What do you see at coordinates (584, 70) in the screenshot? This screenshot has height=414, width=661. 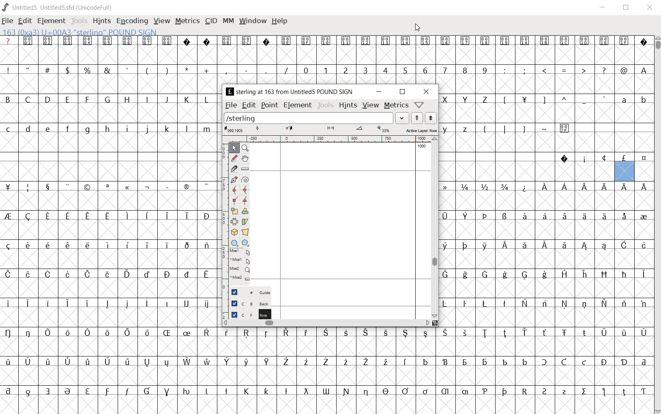 I see `>` at bounding box center [584, 70].